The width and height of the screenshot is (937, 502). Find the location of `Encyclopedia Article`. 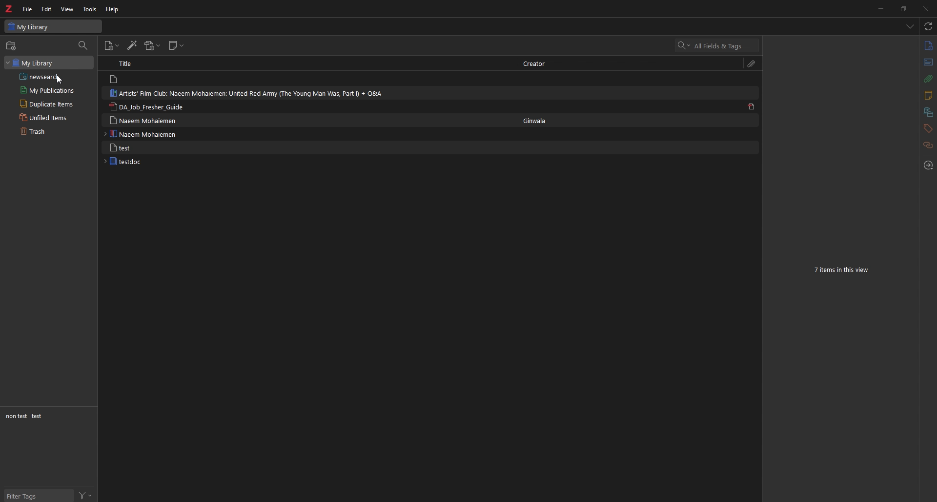

Encyclopedia Article is located at coordinates (141, 135).